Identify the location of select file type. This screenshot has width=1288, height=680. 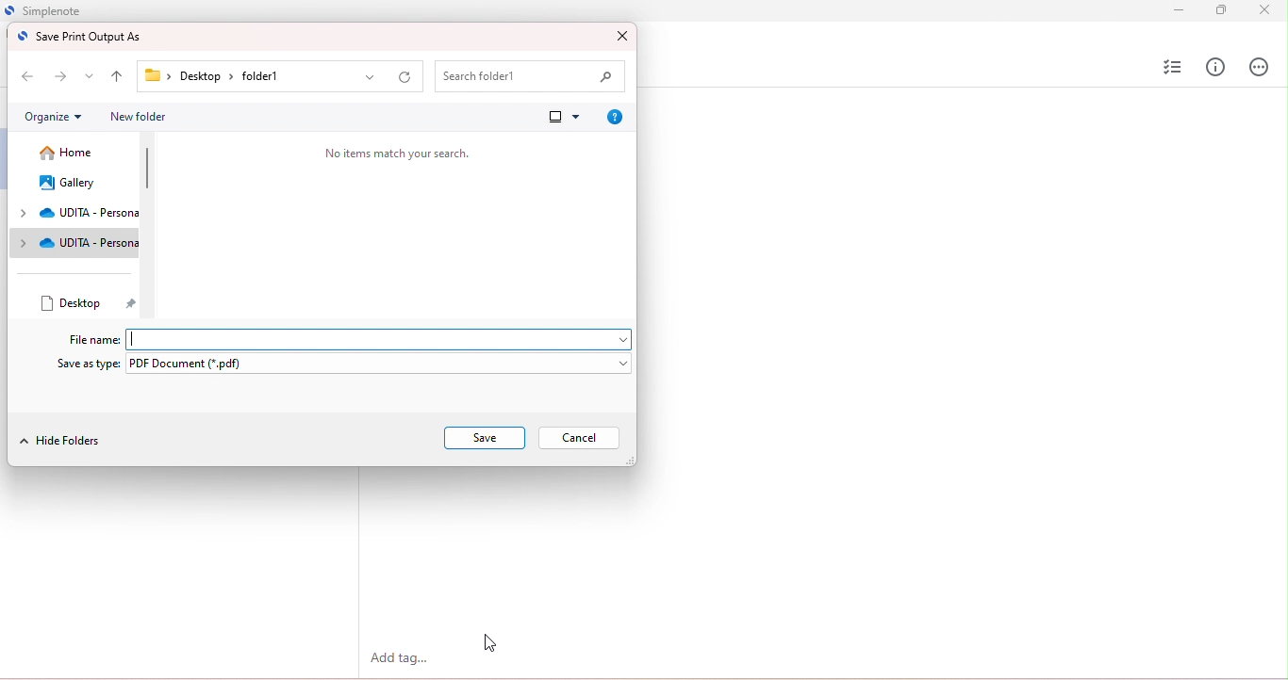
(383, 364).